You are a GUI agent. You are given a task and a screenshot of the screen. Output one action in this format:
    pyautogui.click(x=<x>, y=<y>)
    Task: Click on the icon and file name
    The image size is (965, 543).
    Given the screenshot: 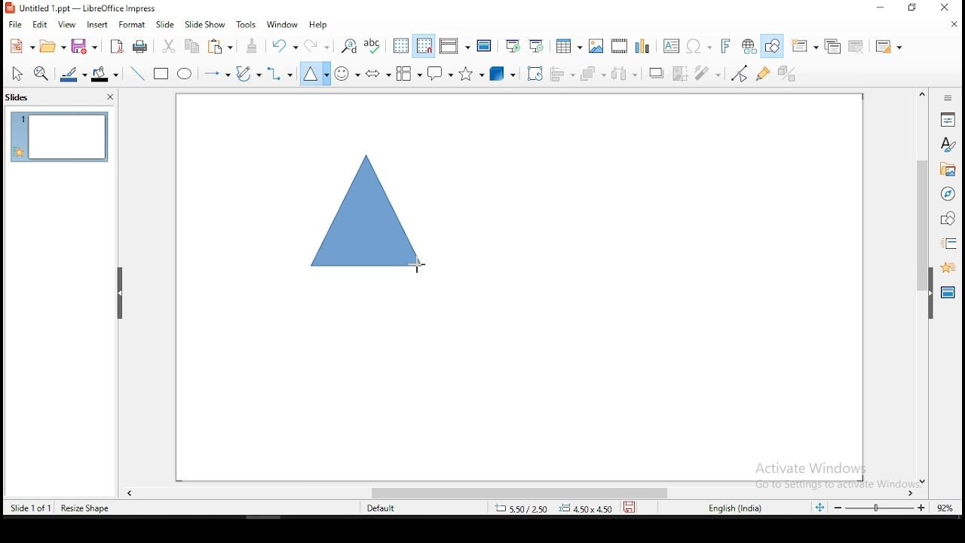 What is the action you would take?
    pyautogui.click(x=84, y=8)
    